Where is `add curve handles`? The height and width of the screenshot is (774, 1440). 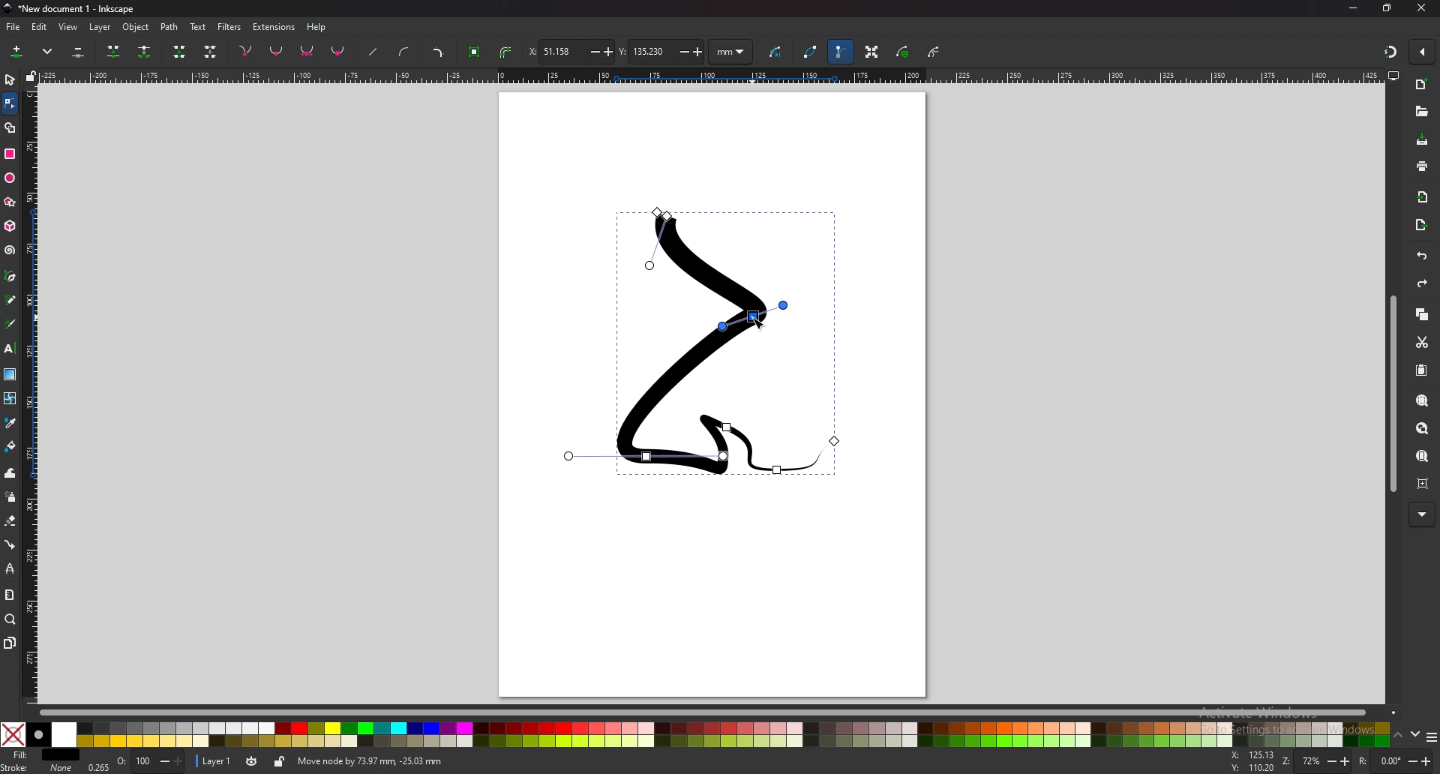
add curve handles is located at coordinates (403, 52).